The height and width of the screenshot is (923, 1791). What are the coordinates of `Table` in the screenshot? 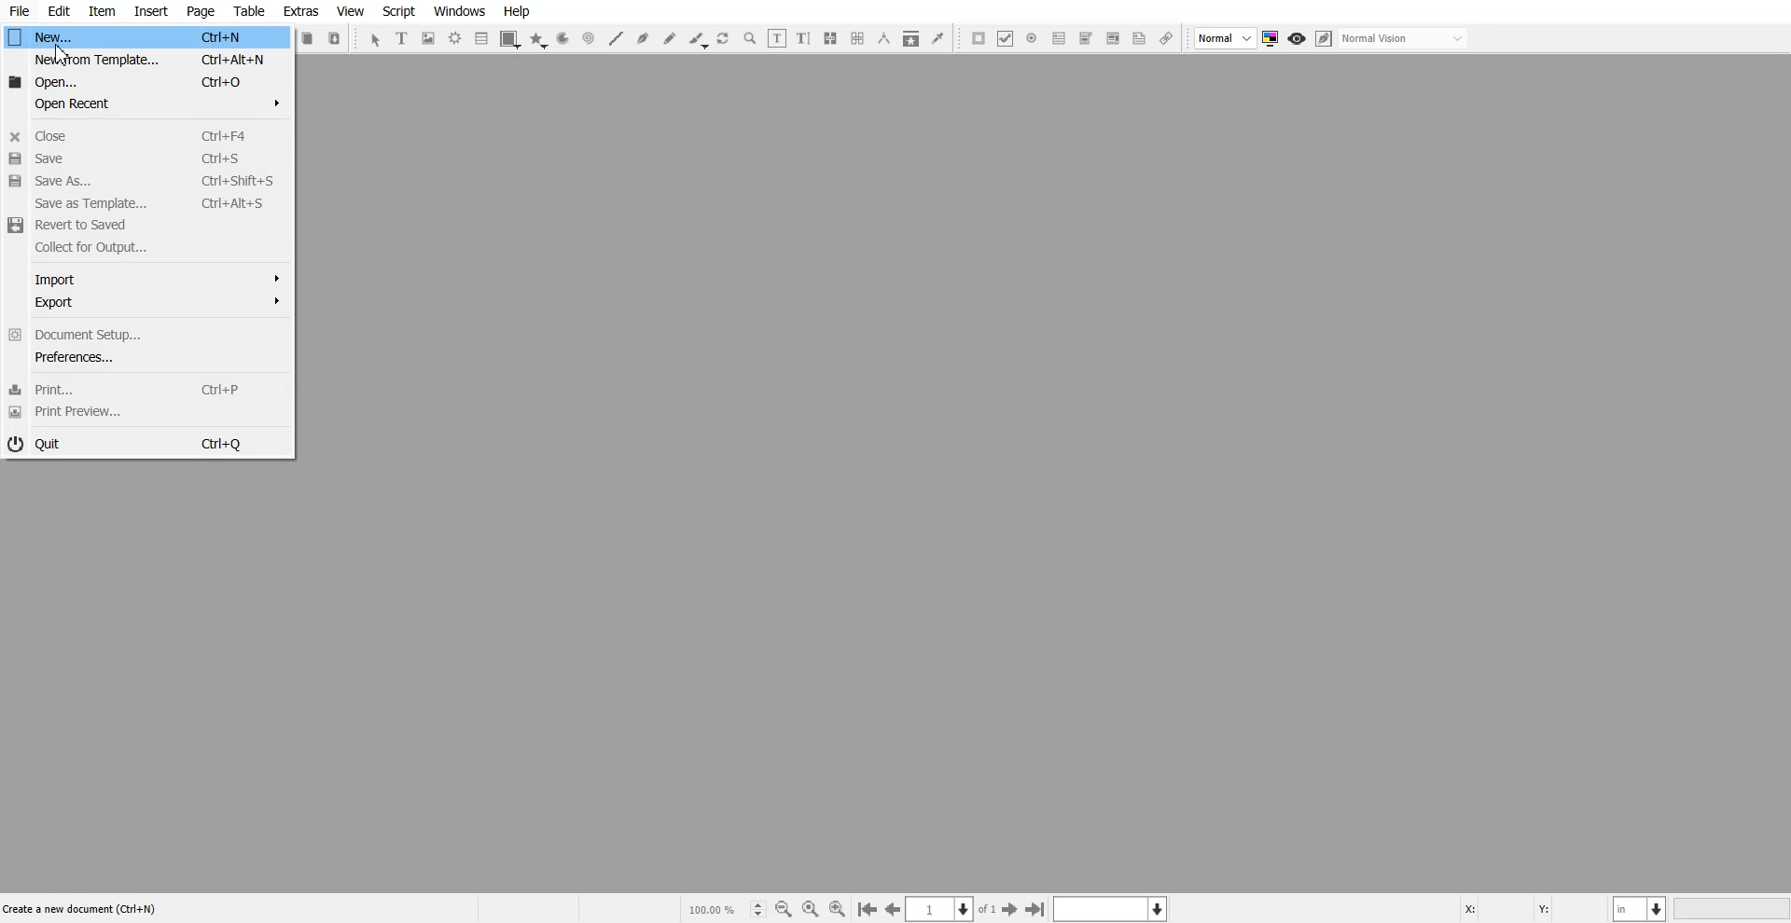 It's located at (248, 11).